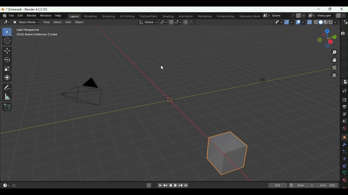 This screenshot has height=195, width=348. I want to click on Editor type, so click(345, 22).